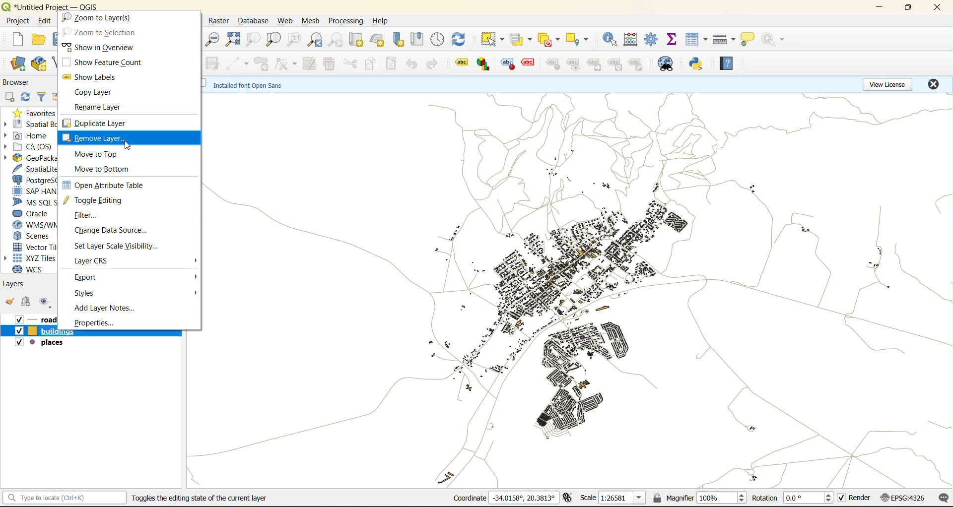 Image resolution: width=953 pixels, height=507 pixels. Describe the element at coordinates (114, 63) in the screenshot. I see `show feature count` at that location.